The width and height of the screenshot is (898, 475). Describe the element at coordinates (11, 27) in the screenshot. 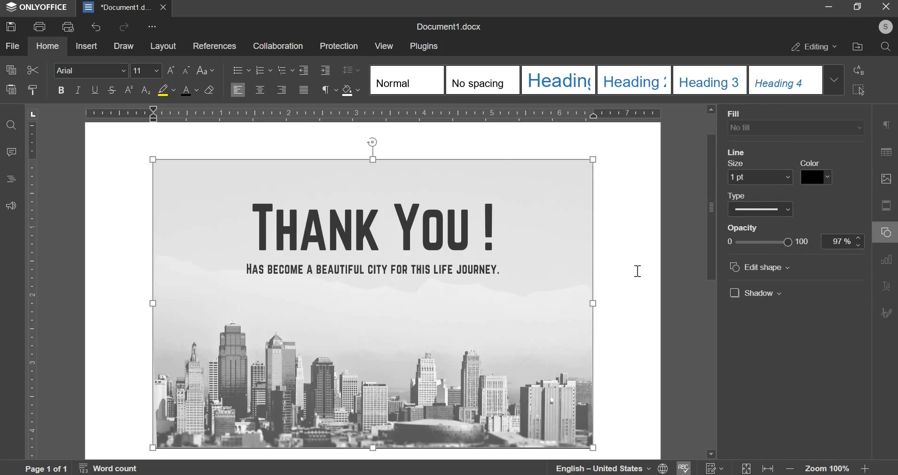

I see `save` at that location.